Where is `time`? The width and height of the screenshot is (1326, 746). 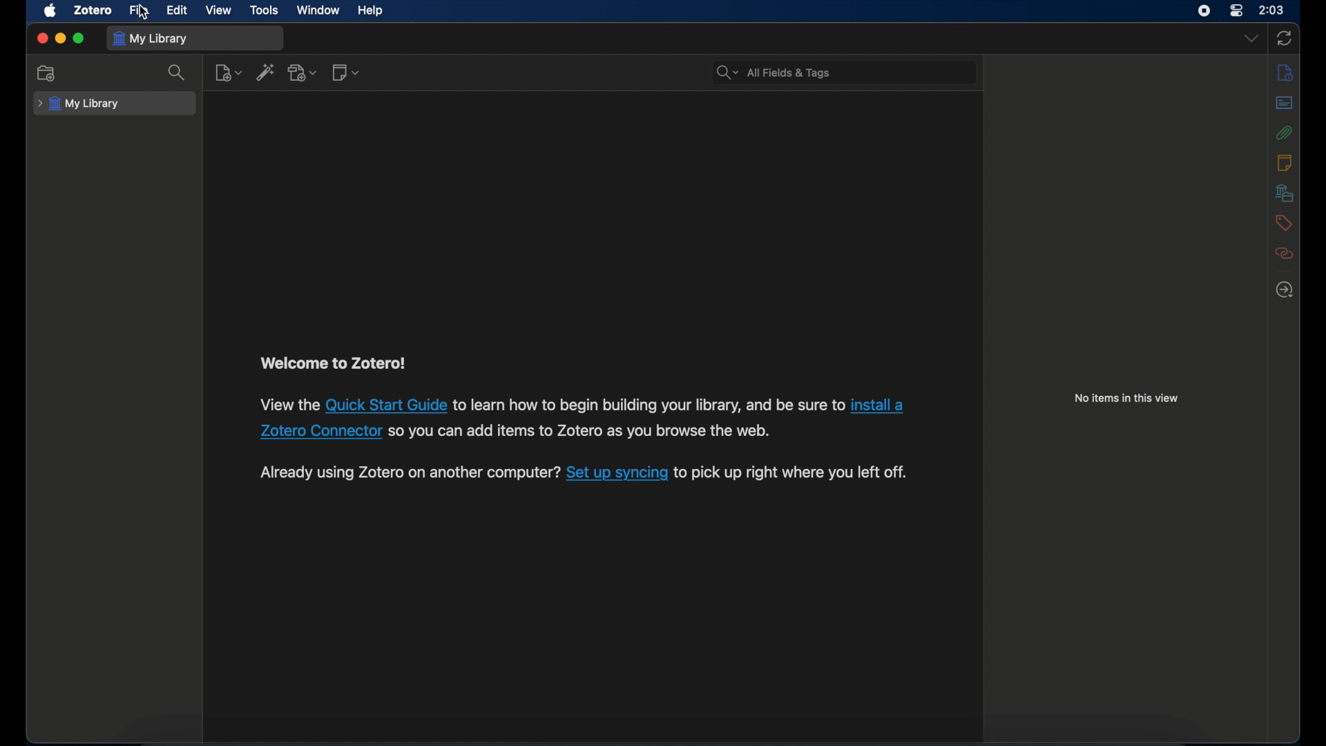
time is located at coordinates (1273, 9).